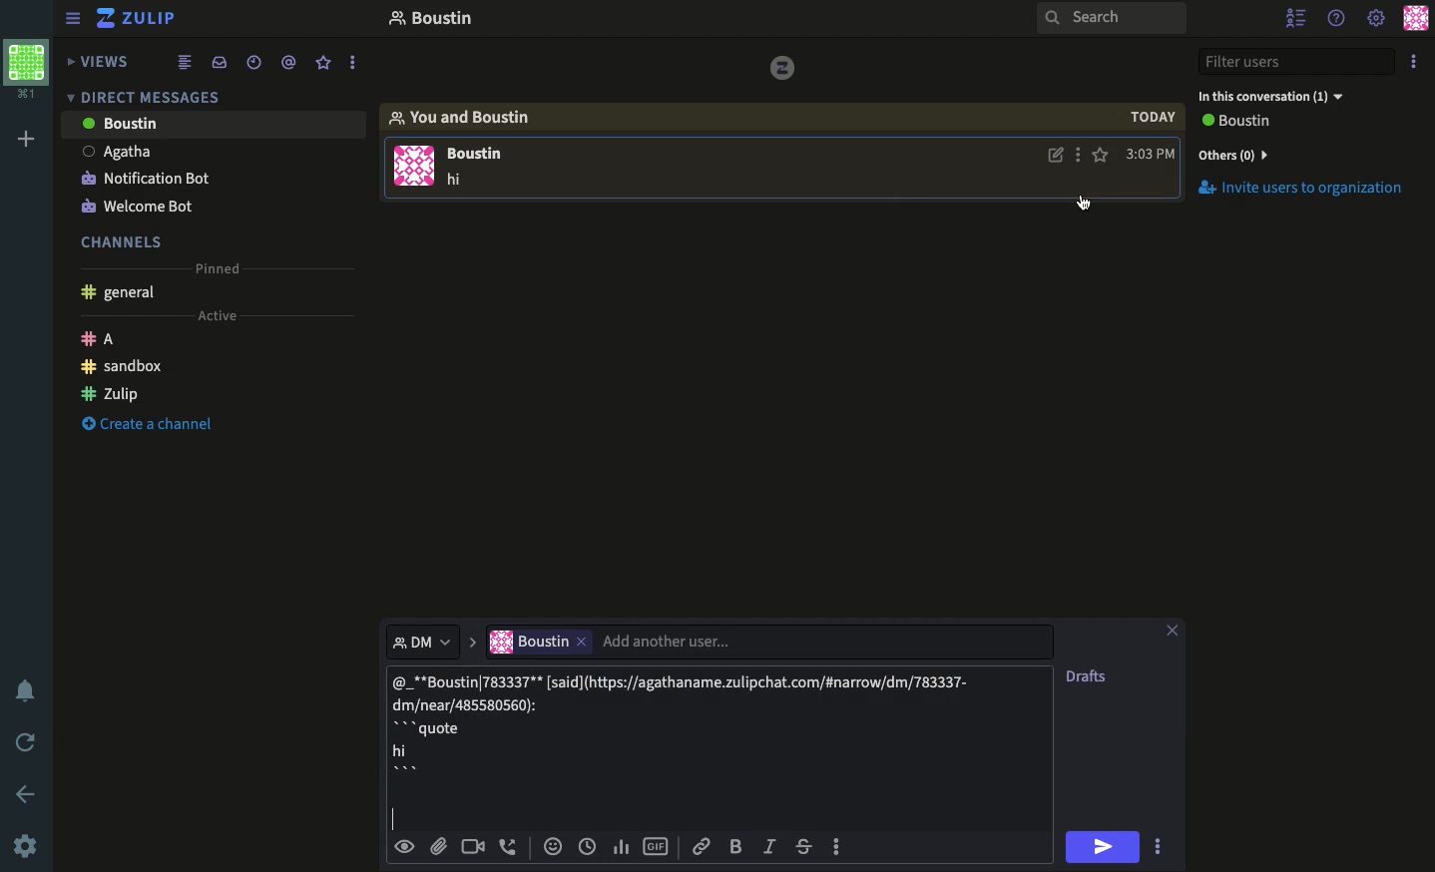 This screenshot has width=1435, height=872. I want to click on Create channel, so click(149, 426).